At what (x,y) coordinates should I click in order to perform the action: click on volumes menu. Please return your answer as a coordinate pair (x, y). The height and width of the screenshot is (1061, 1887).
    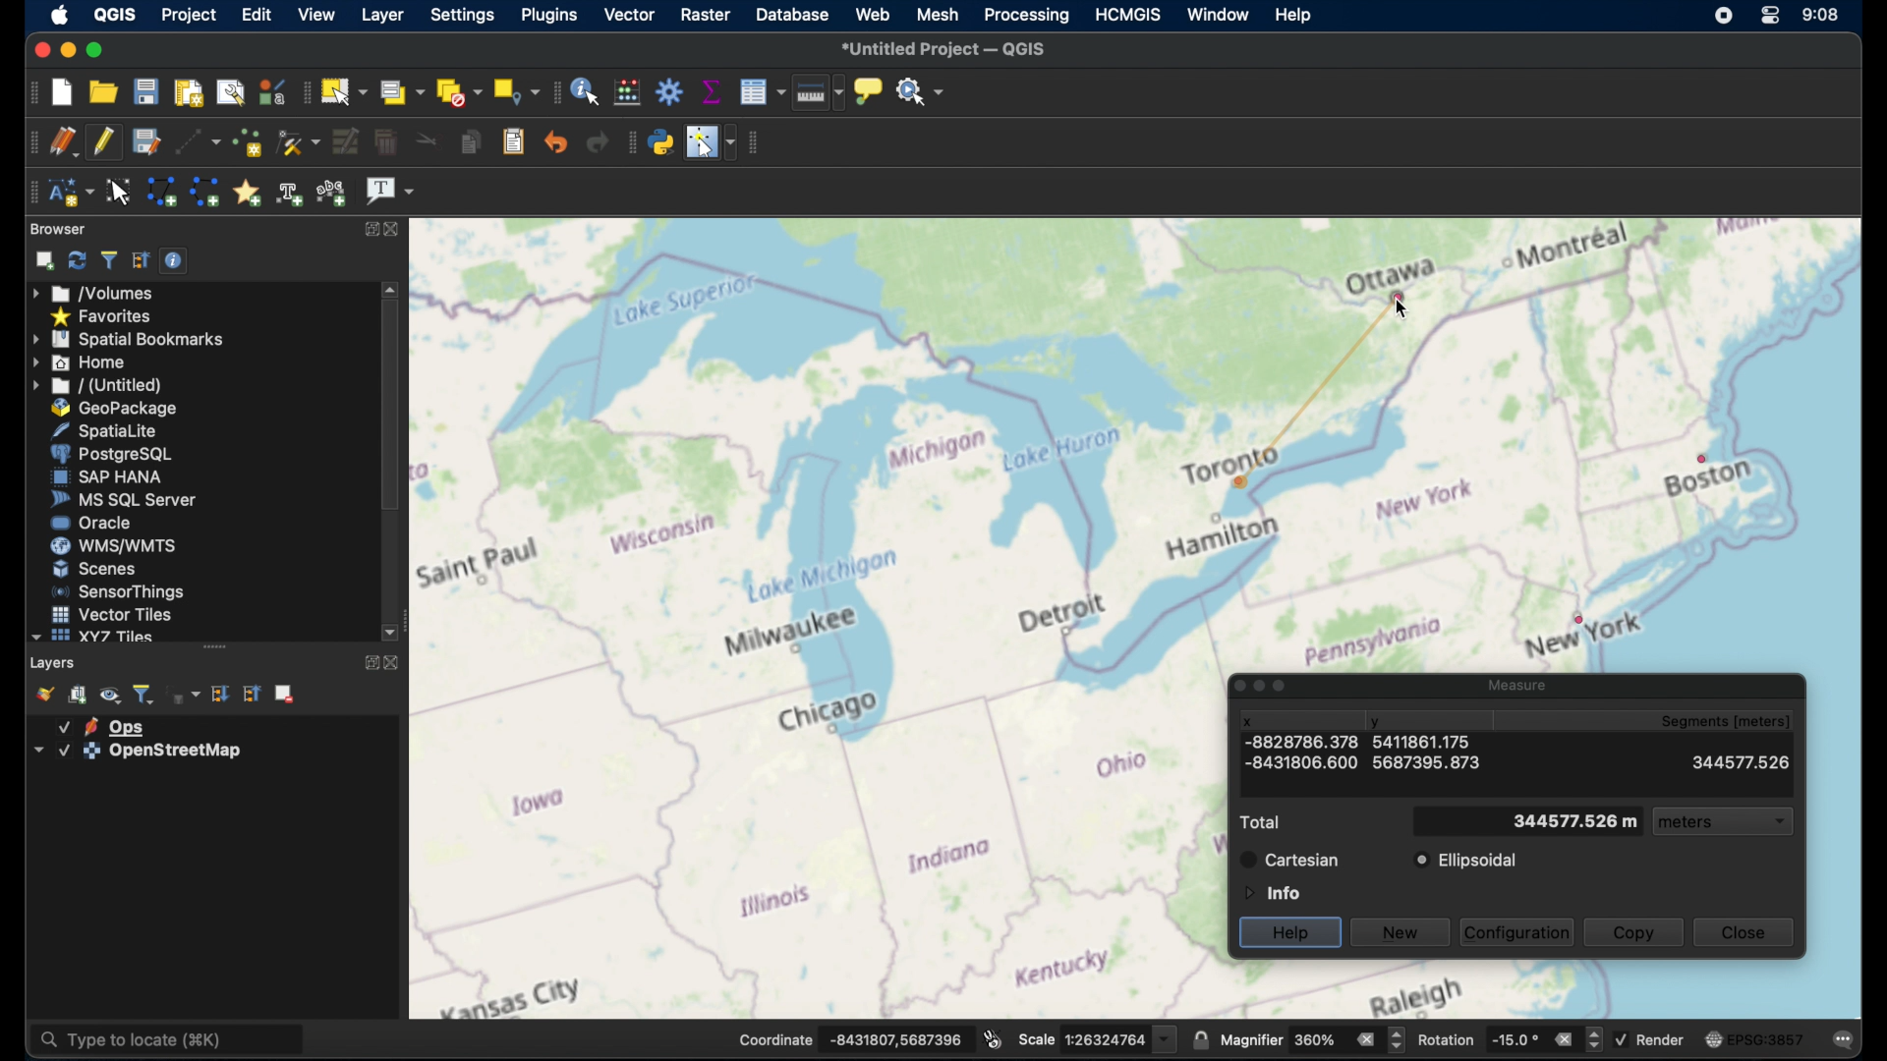
    Looking at the image, I should click on (97, 292).